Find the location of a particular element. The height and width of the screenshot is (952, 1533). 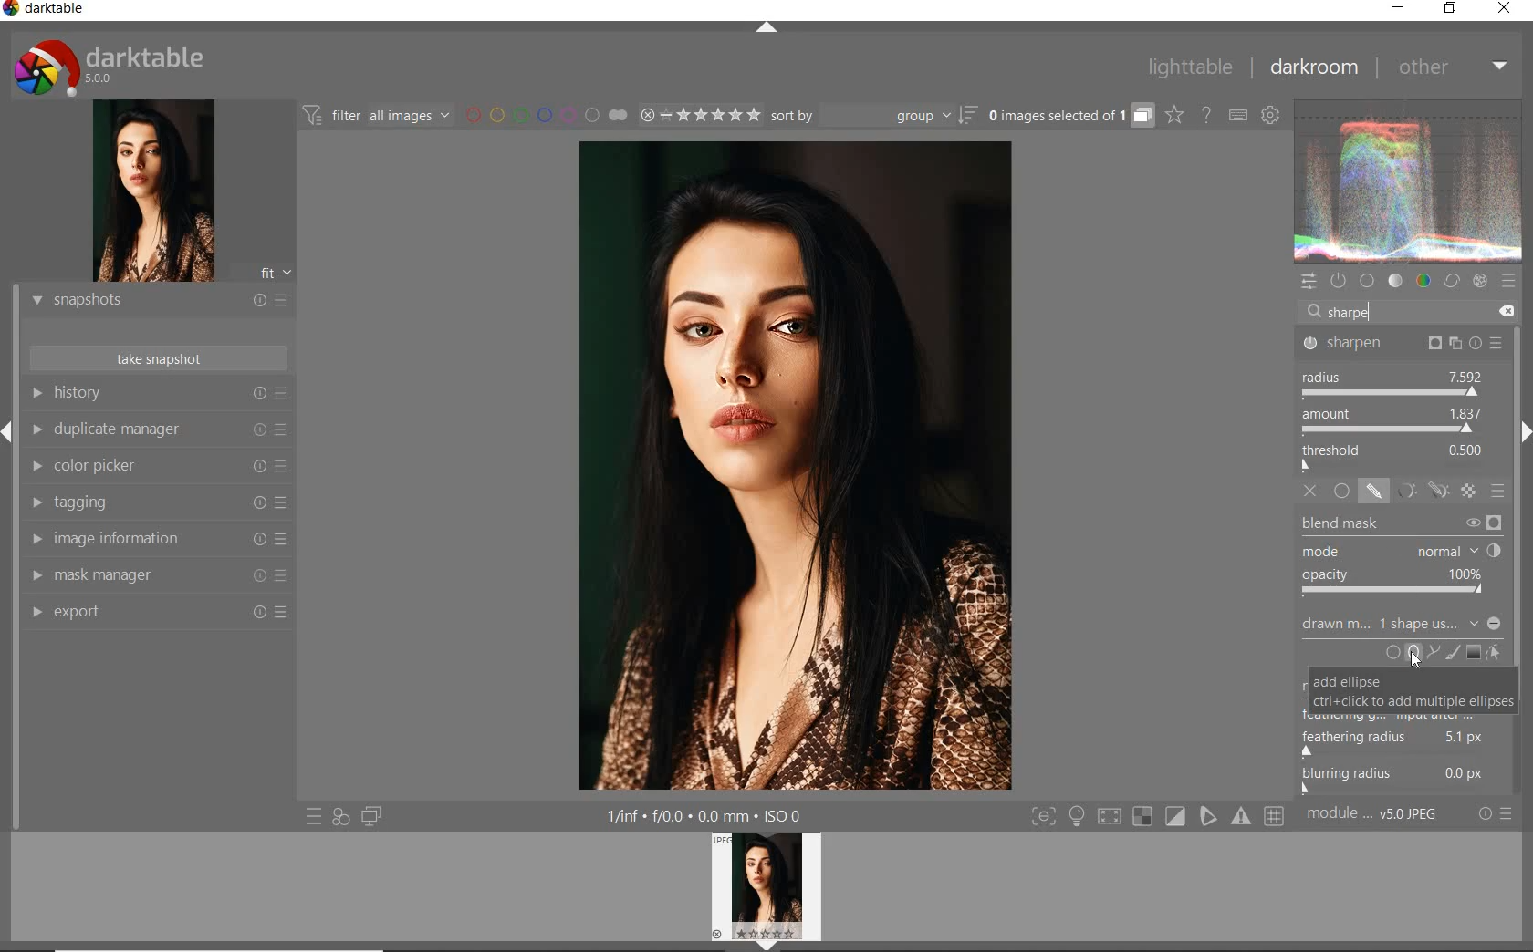

other display information is located at coordinates (709, 817).